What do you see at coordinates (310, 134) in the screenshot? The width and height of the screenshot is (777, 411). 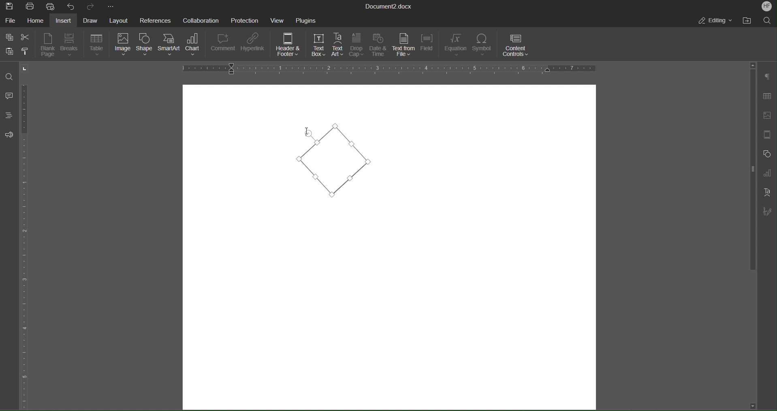 I see `Cursor` at bounding box center [310, 134].